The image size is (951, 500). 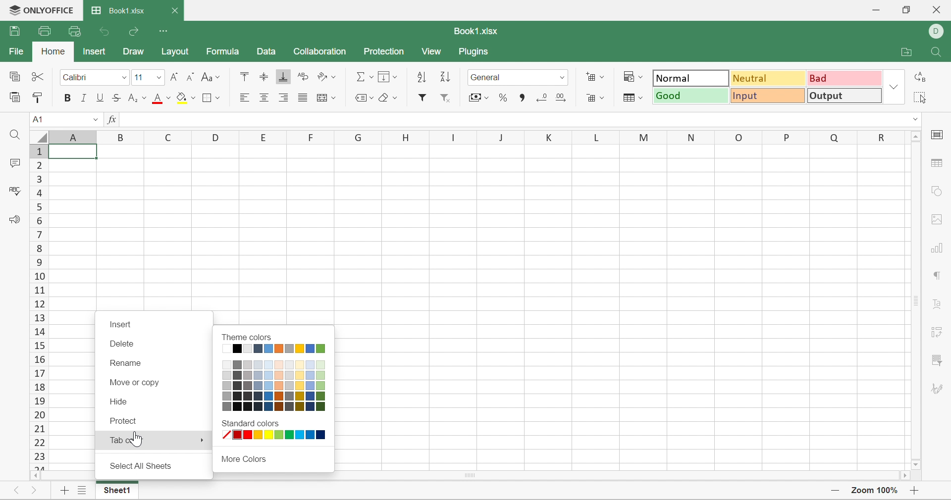 I want to click on 16, so click(x=37, y=361).